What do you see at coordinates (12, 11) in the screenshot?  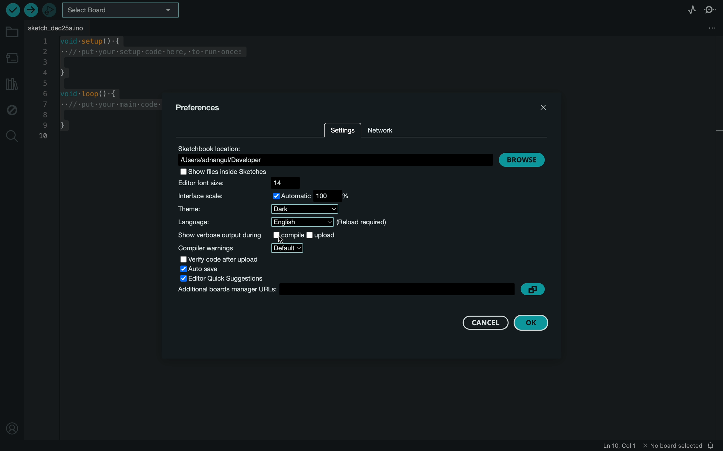 I see `verify` at bounding box center [12, 11].